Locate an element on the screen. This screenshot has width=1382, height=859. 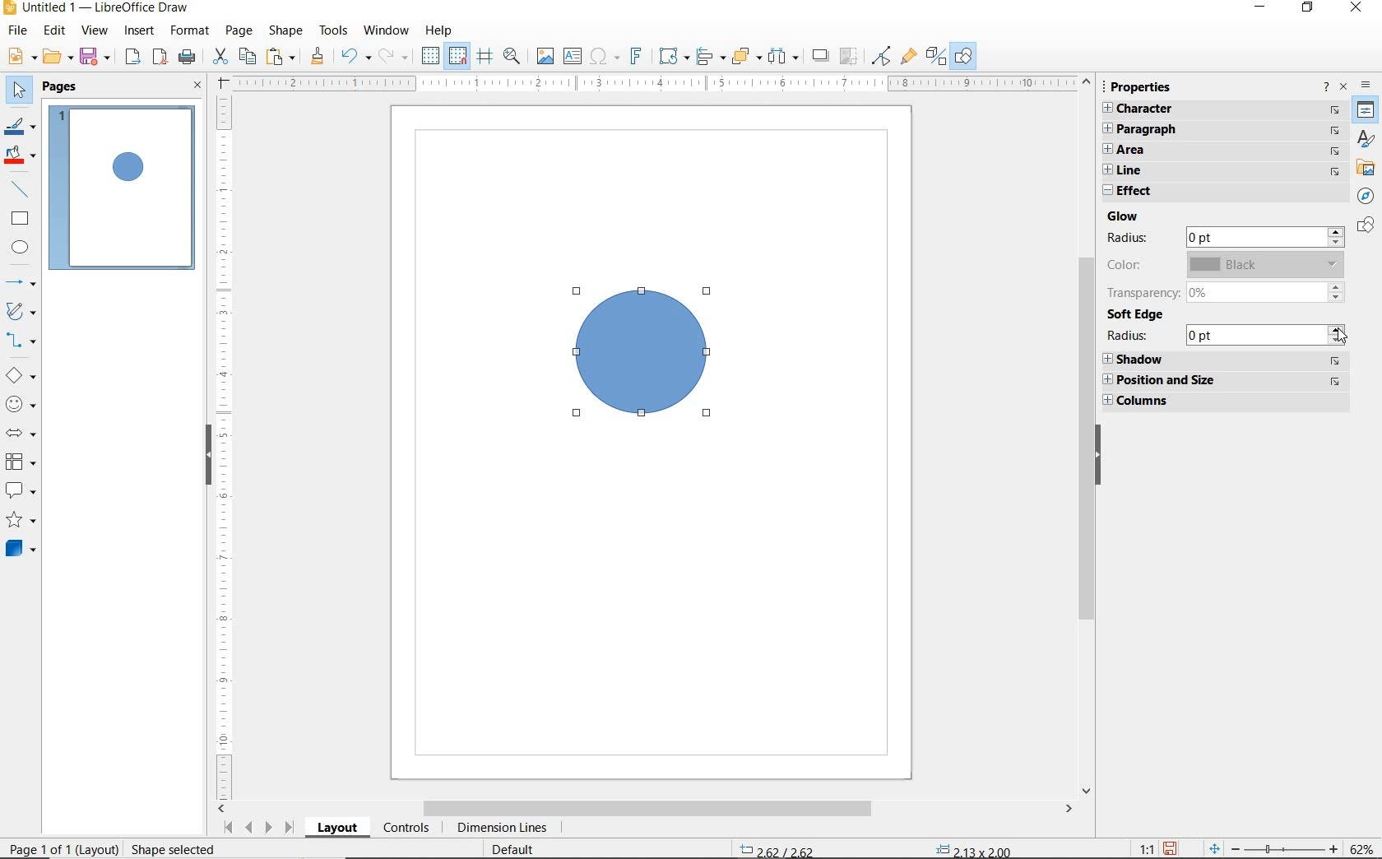
CHARACTER is located at coordinates (1212, 110).